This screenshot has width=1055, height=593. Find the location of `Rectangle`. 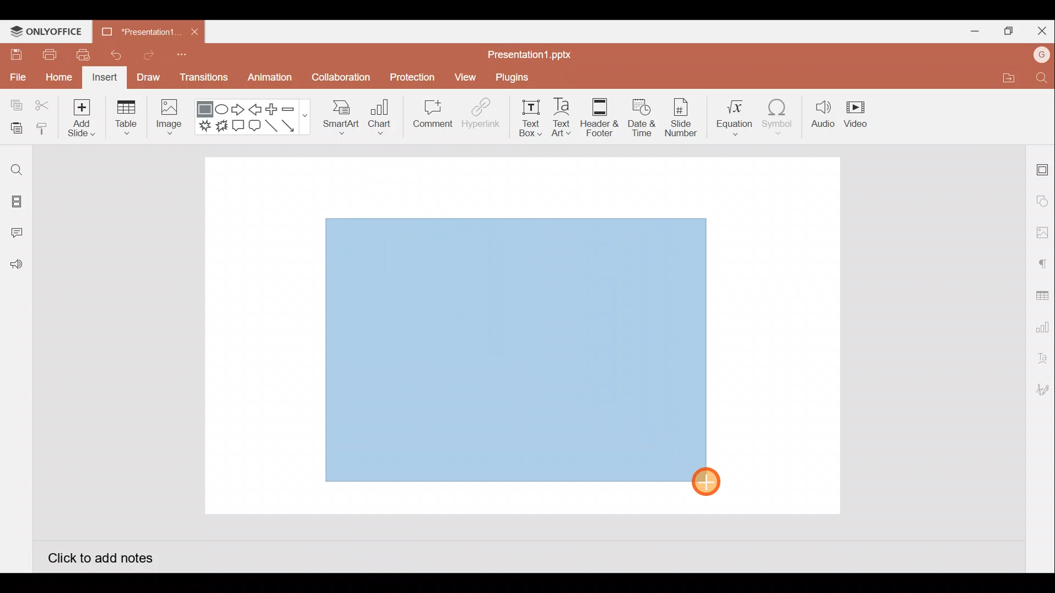

Rectangle is located at coordinates (206, 110).